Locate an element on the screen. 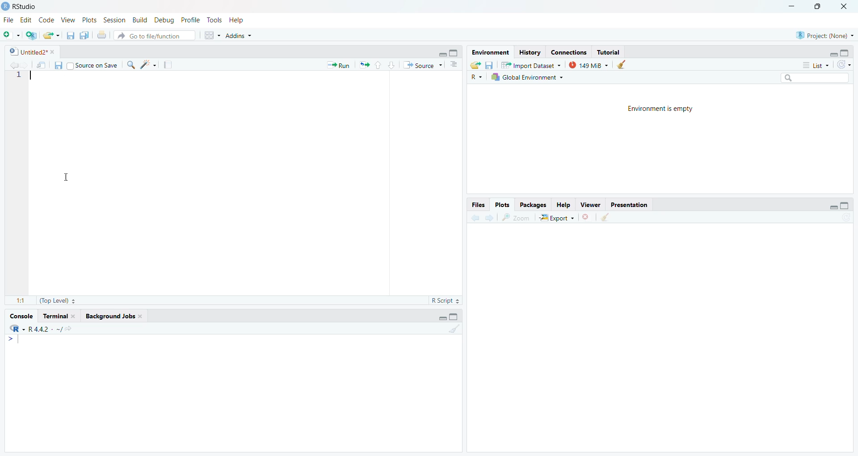 The height and width of the screenshot is (456, 858). Miniimize is located at coordinates (791, 6).